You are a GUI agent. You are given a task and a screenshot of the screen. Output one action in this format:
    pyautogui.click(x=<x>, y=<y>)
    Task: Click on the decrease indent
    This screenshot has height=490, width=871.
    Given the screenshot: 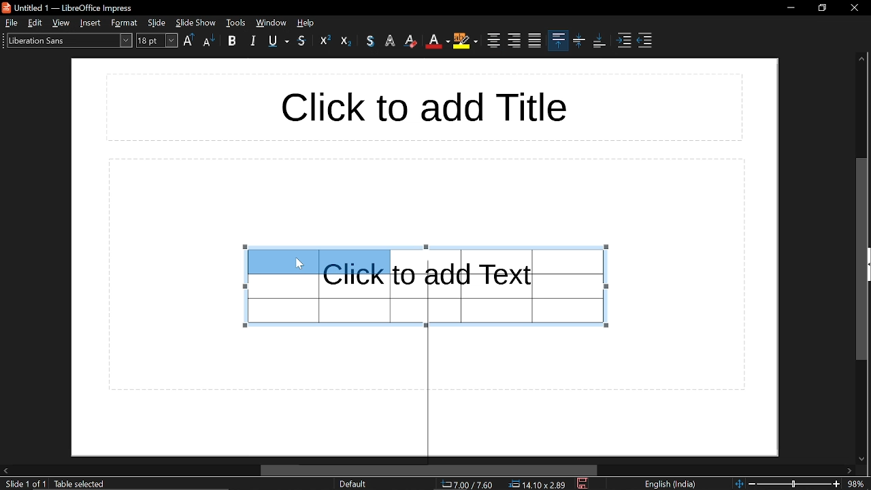 What is the action you would take?
    pyautogui.click(x=644, y=42)
    